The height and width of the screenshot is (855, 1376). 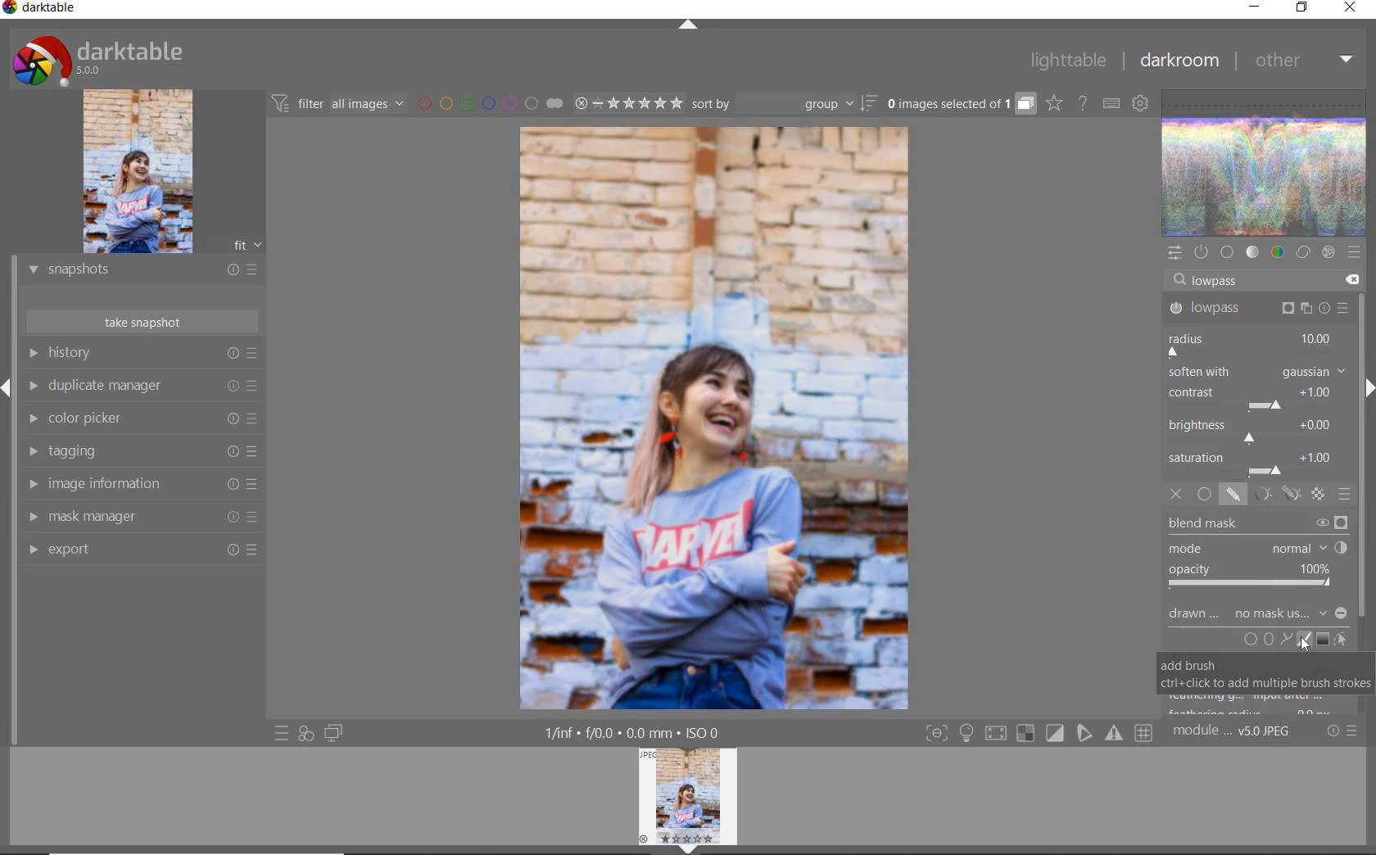 What do you see at coordinates (141, 518) in the screenshot?
I see `mask manager` at bounding box center [141, 518].